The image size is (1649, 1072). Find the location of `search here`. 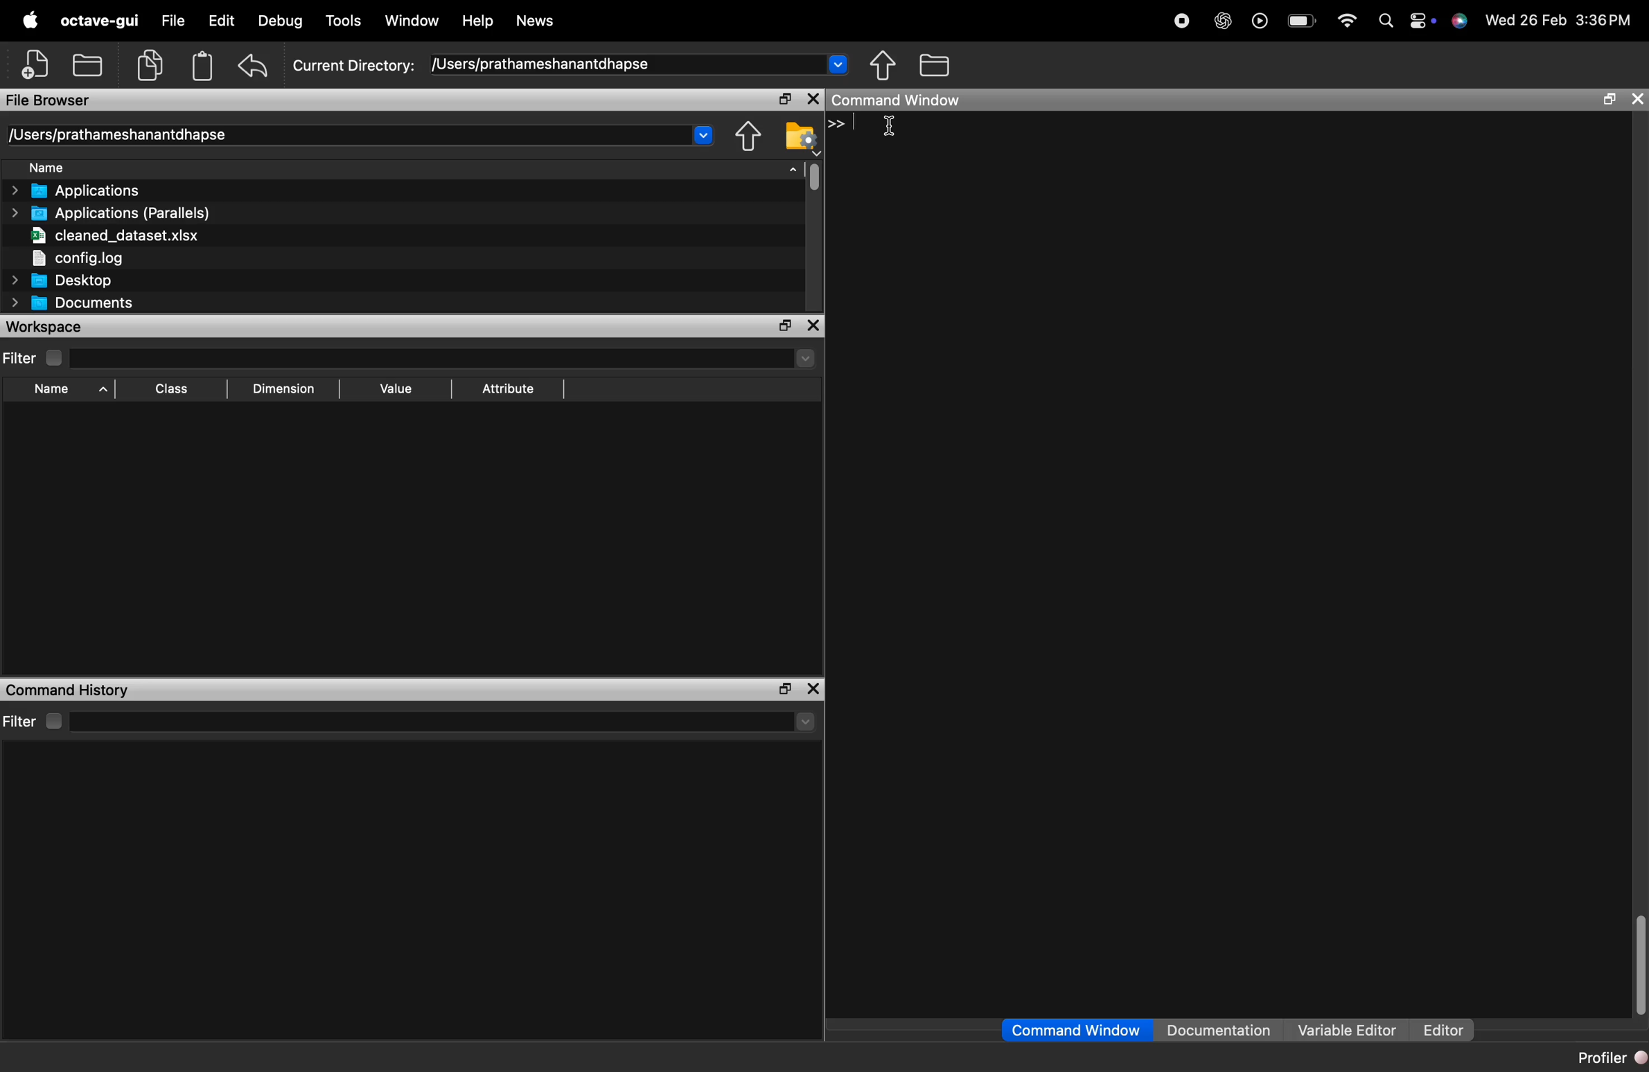

search here is located at coordinates (445, 720).